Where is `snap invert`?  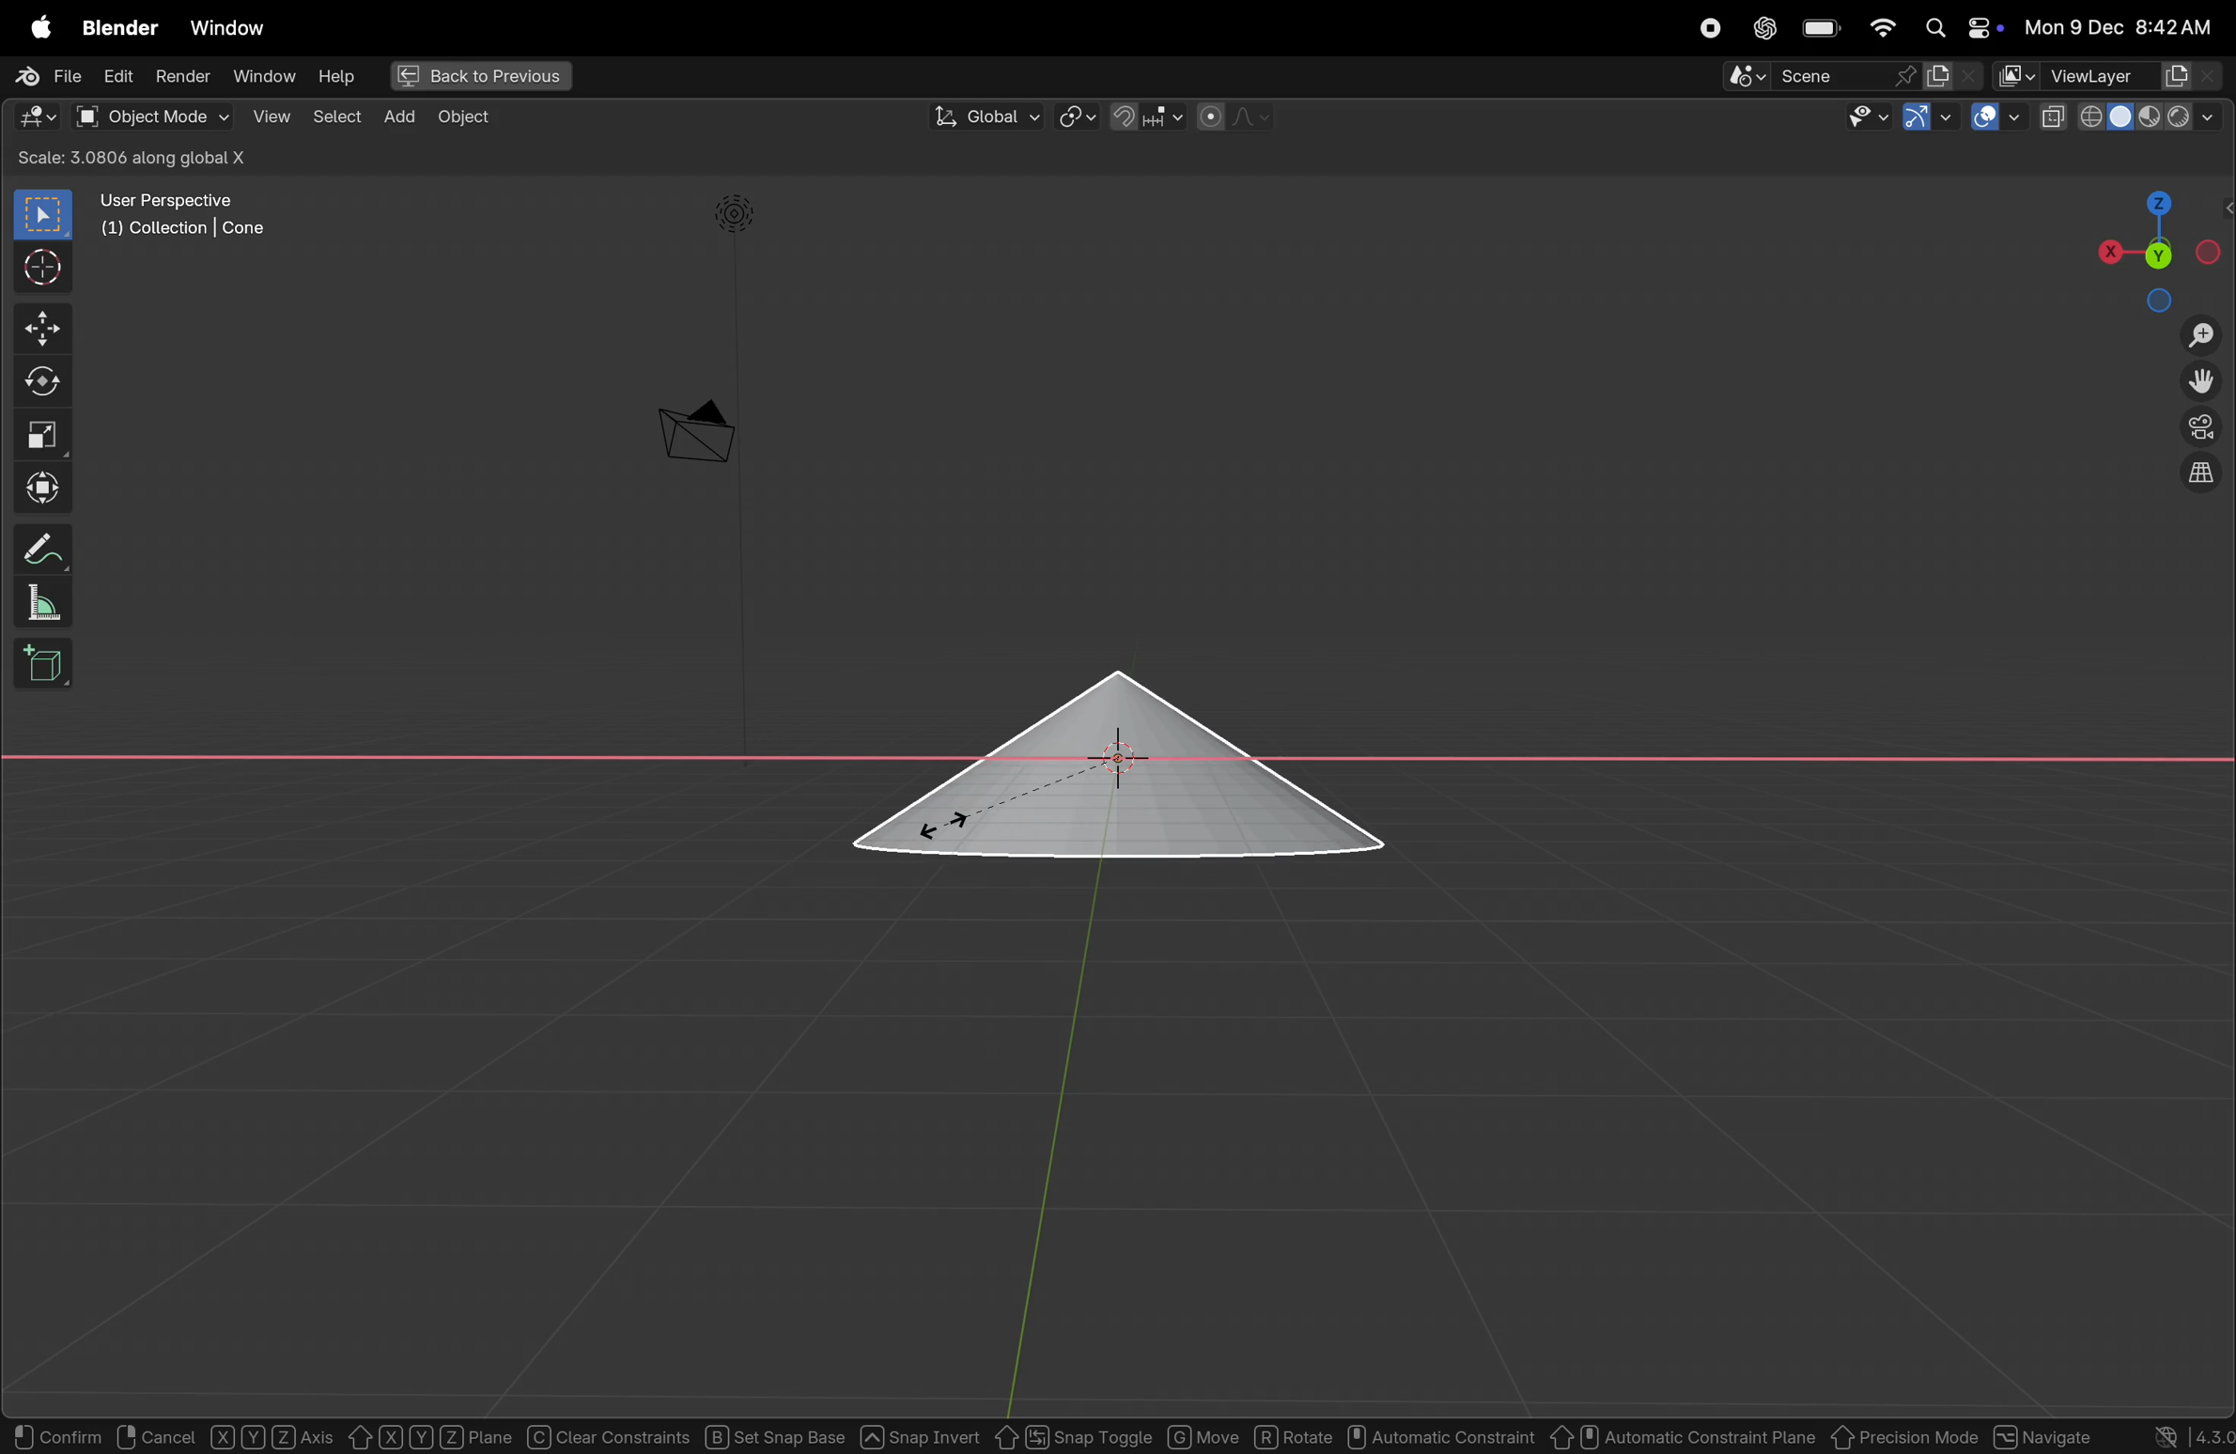
snap invert is located at coordinates (921, 1433).